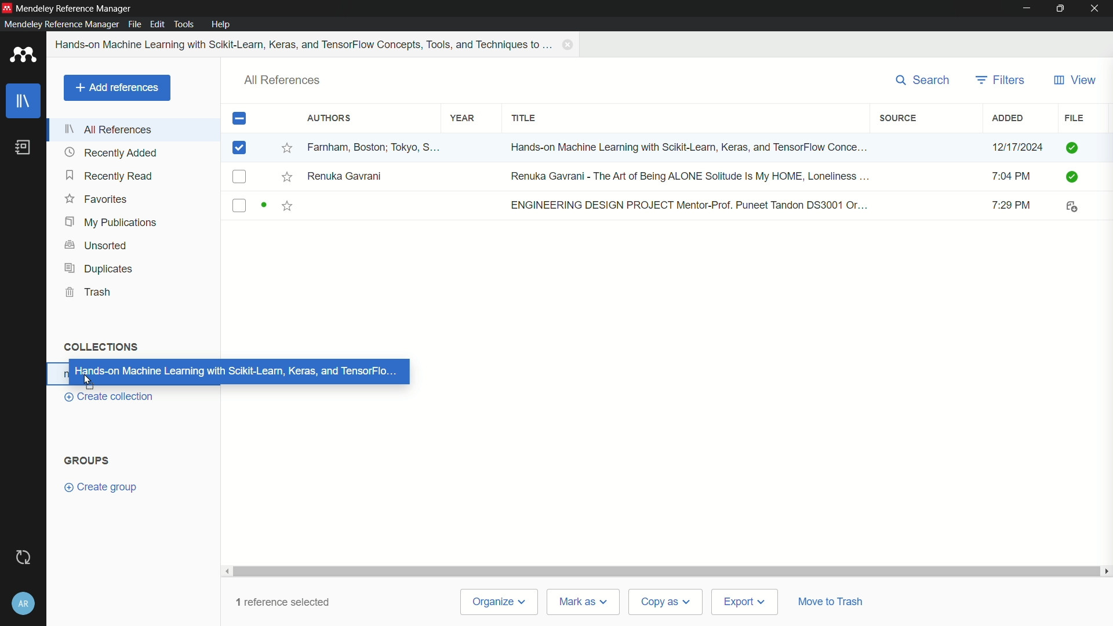  Describe the element at coordinates (305, 45) in the screenshot. I see `book name` at that location.